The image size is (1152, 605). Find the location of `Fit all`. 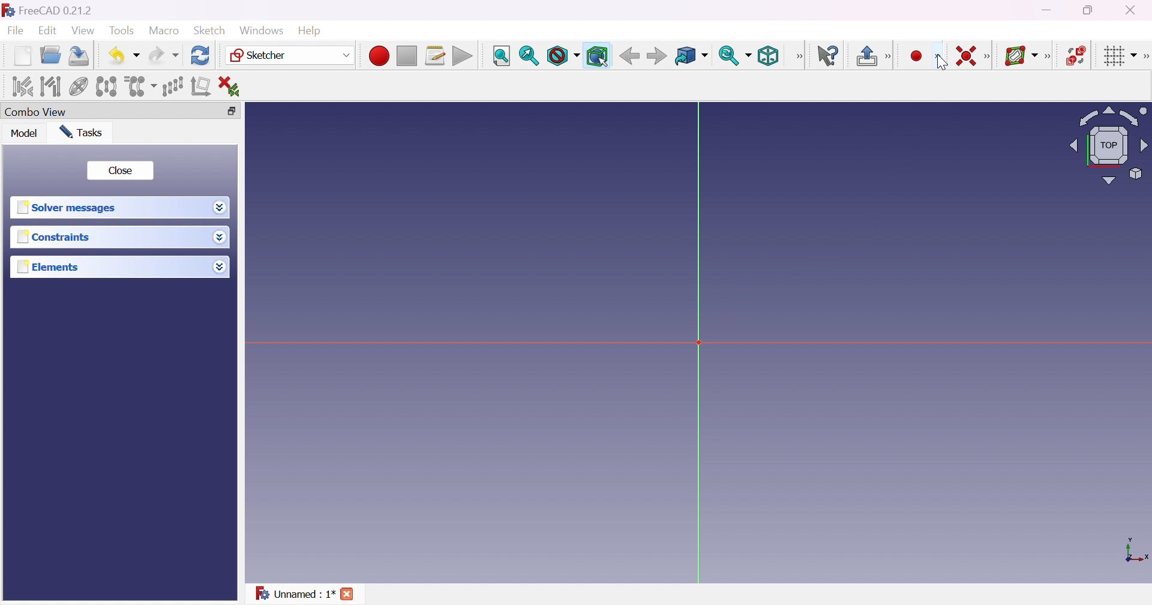

Fit all is located at coordinates (500, 55).